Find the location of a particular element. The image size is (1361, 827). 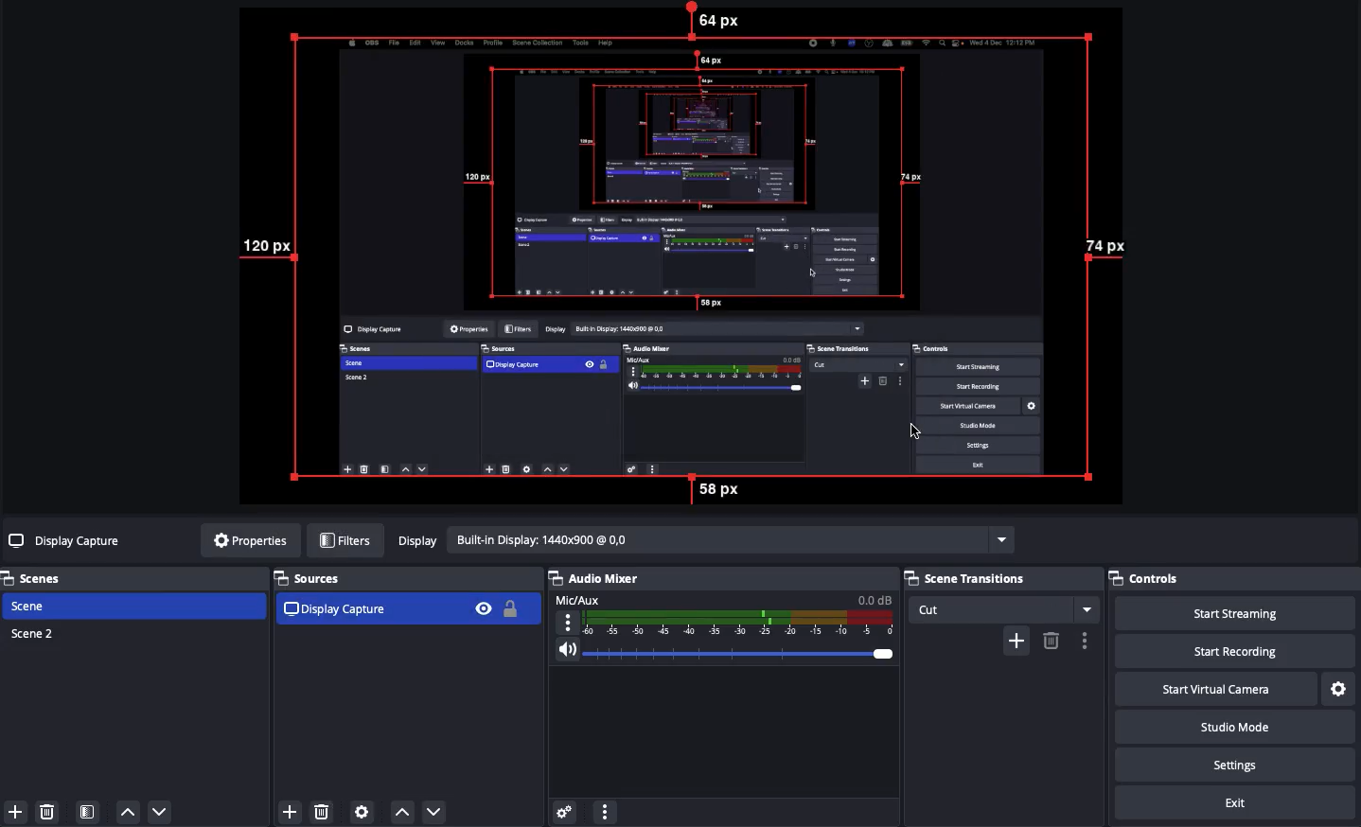

Built-in Display: 1440x900 @ 0,0 is located at coordinates (702, 540).